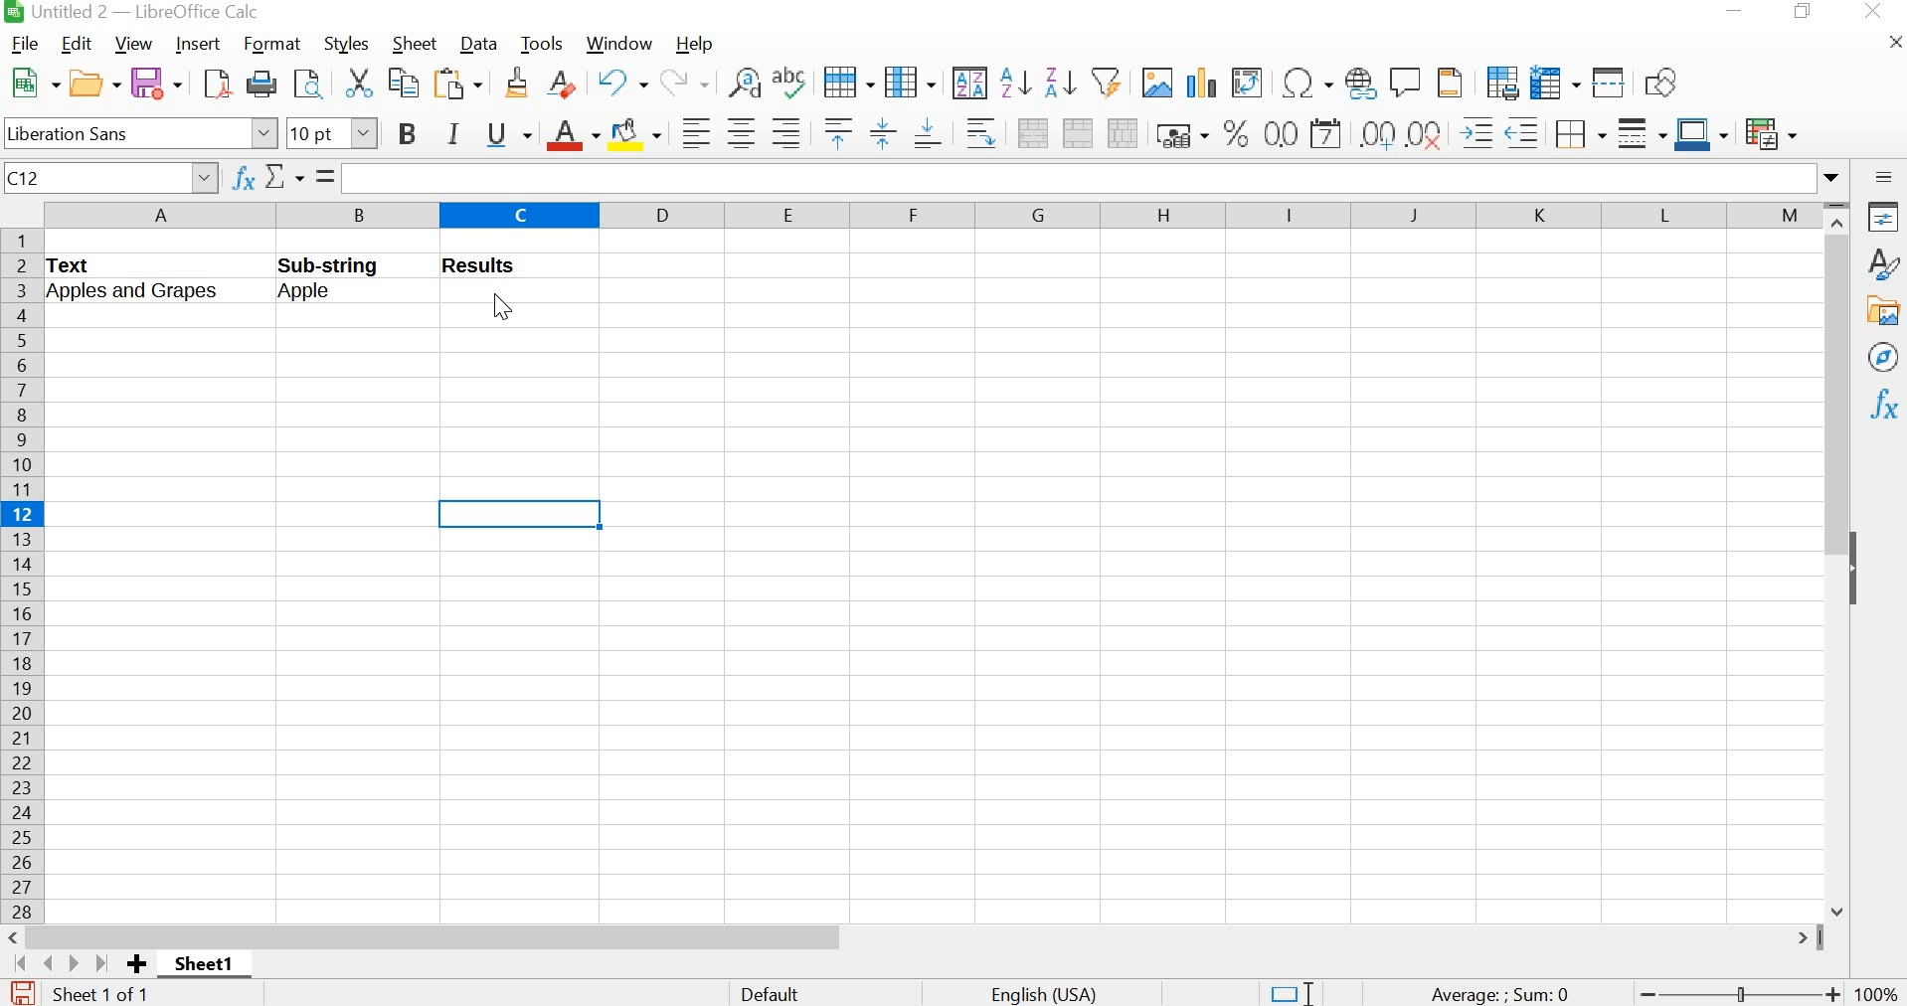 This screenshot has width=1907, height=1006. What do you see at coordinates (919, 937) in the screenshot?
I see `scrollbar` at bounding box center [919, 937].